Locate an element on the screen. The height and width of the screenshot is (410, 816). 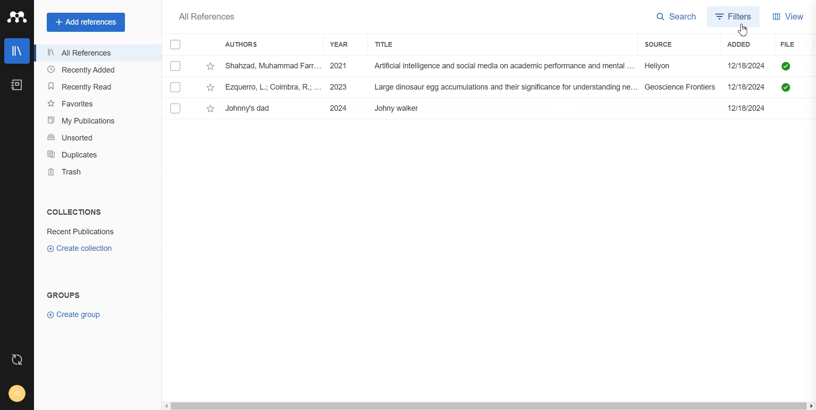
Create collection is located at coordinates (80, 248).